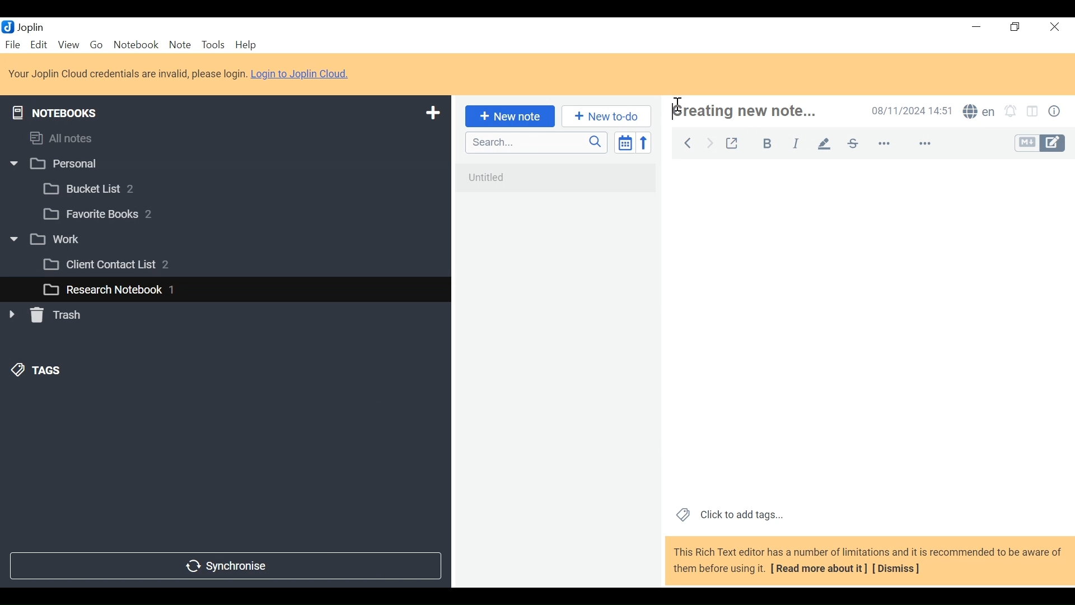 This screenshot has height=605, width=1075. What do you see at coordinates (909, 110) in the screenshot?
I see `Date and Time` at bounding box center [909, 110].